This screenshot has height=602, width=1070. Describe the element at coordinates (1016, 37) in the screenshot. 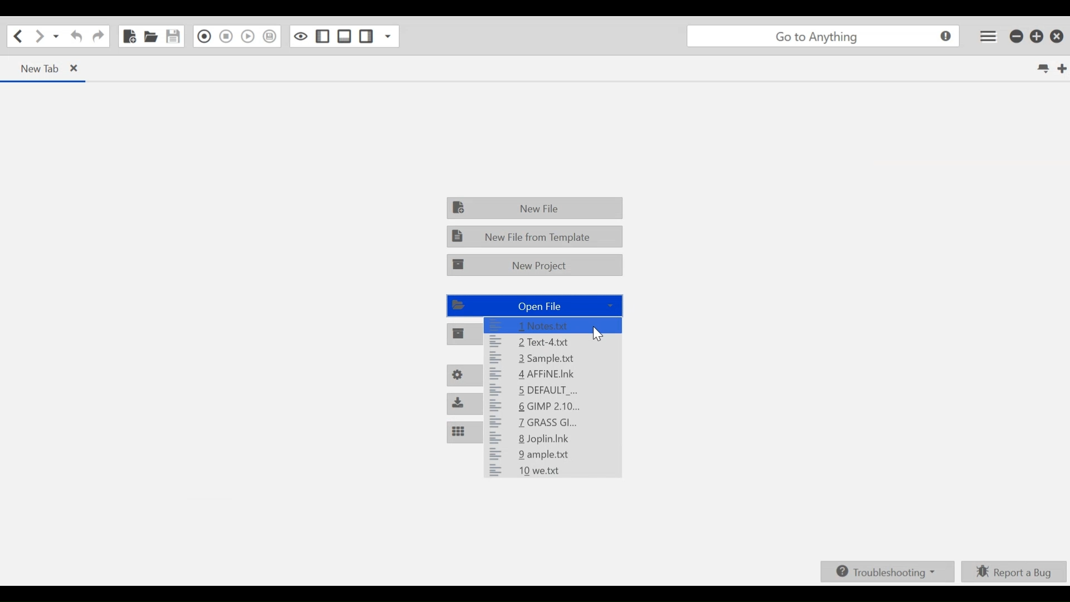

I see `minimize` at that location.